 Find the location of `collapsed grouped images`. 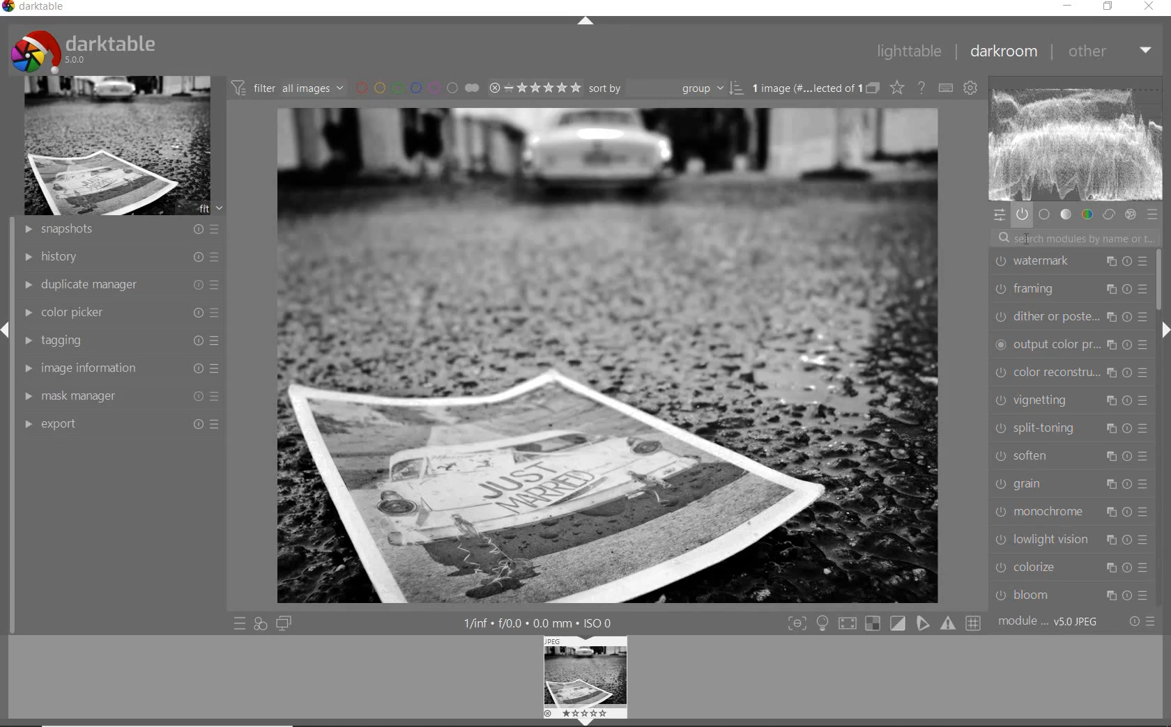

collapsed grouped images is located at coordinates (873, 88).